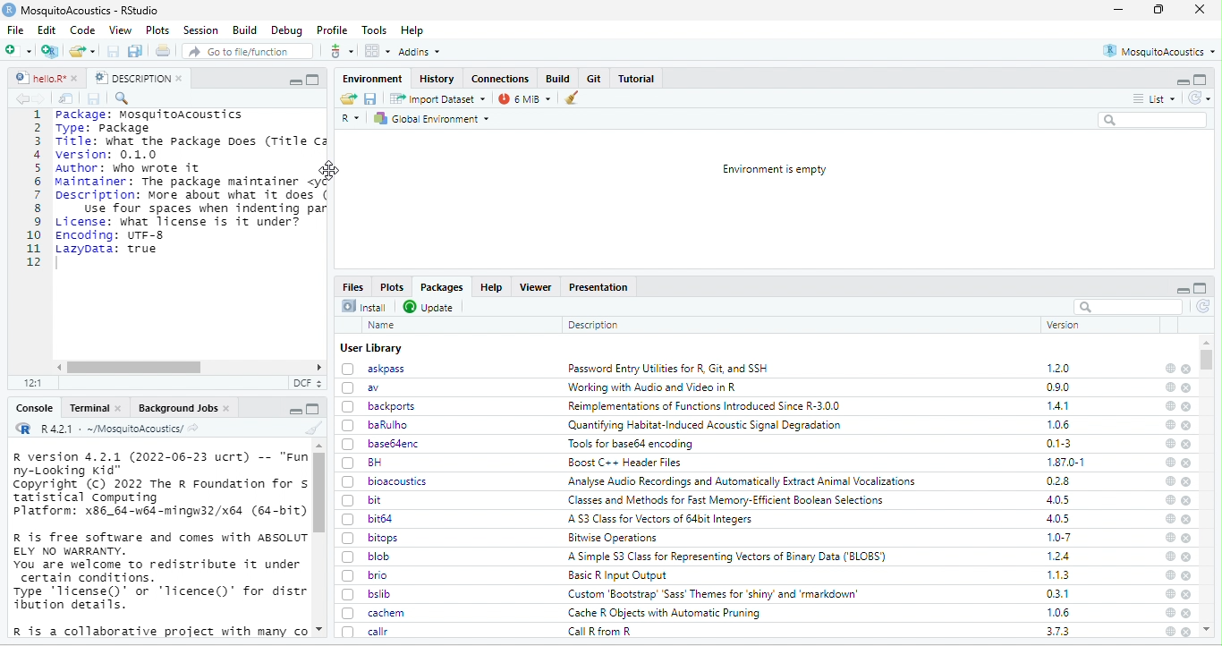 Image resolution: width=1222 pixels, height=646 pixels. I want to click on scroll up, so click(1208, 342).